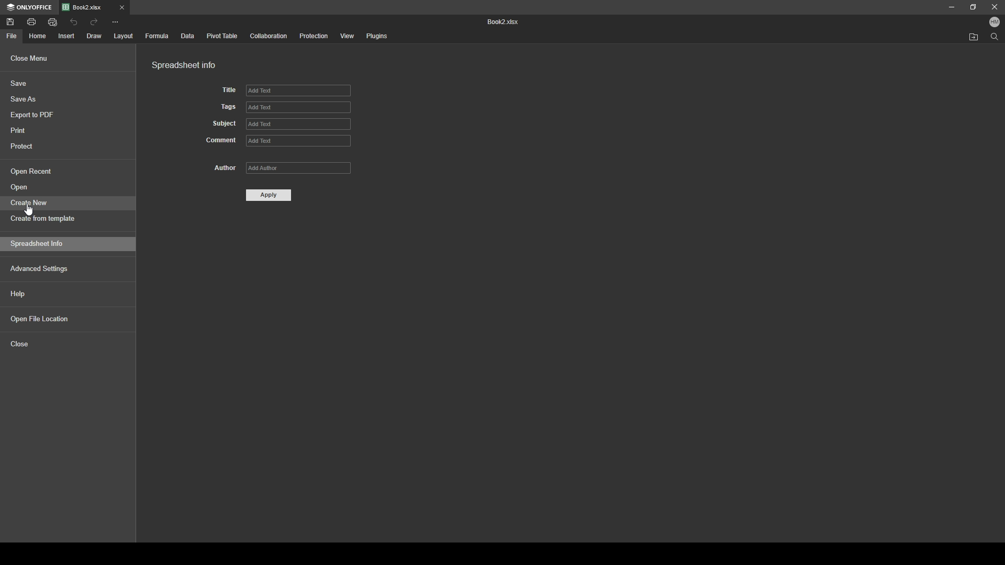 This screenshot has height=565, width=1005. I want to click on comment, so click(221, 140).